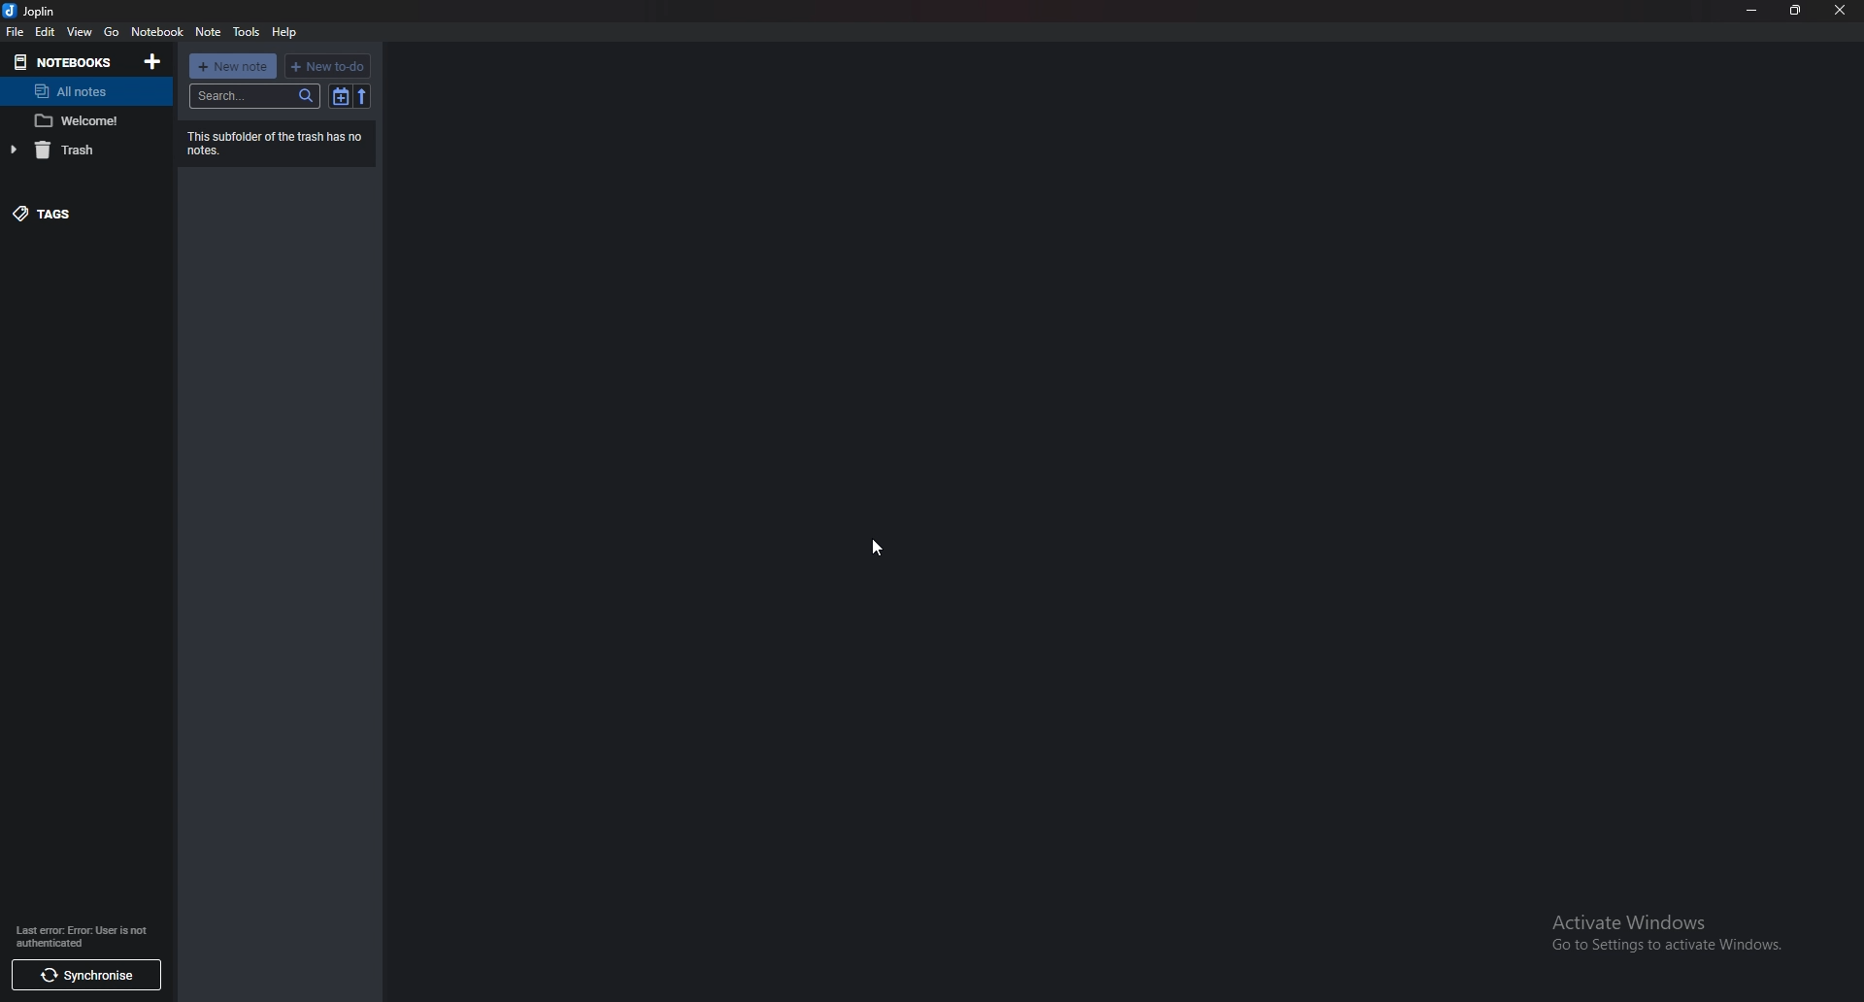  What do you see at coordinates (15, 30) in the screenshot?
I see `file` at bounding box center [15, 30].